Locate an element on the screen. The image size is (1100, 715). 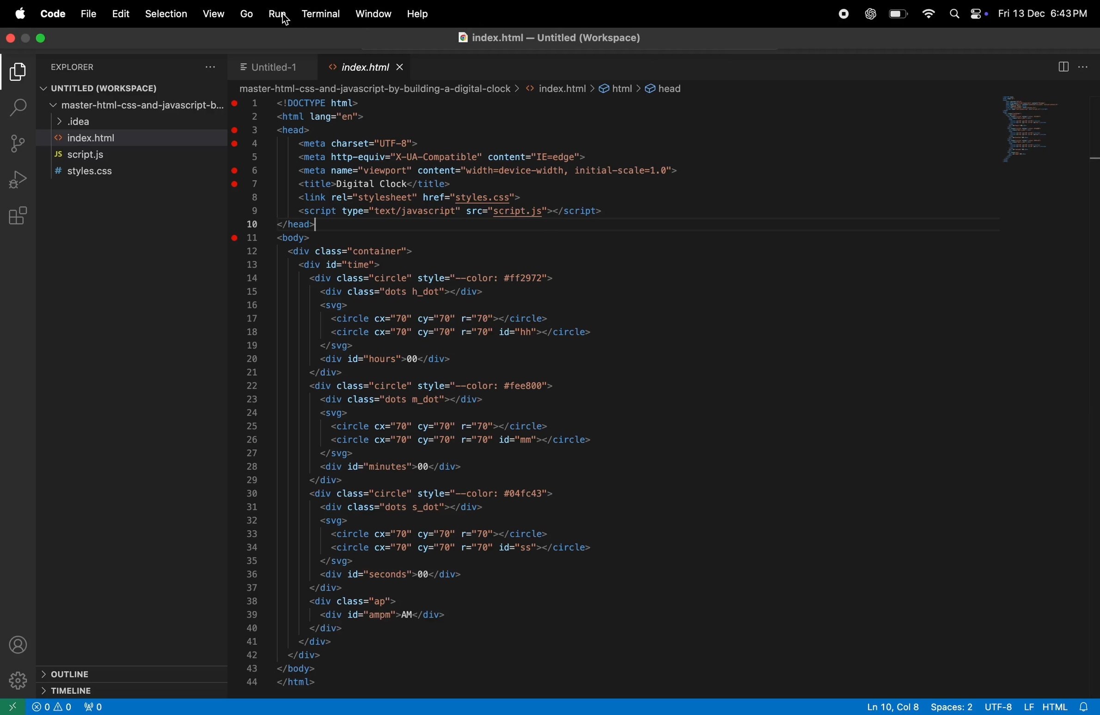
style .css is located at coordinates (93, 173).